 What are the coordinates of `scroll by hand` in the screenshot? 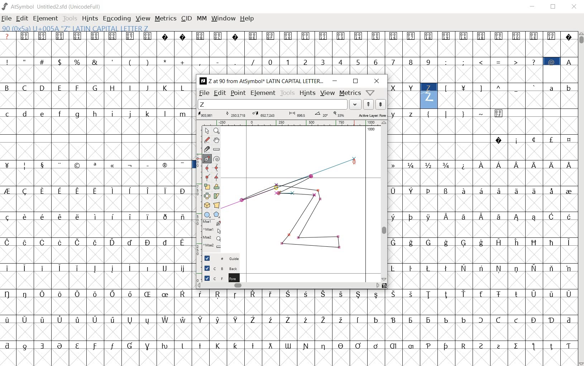 It's located at (217, 140).